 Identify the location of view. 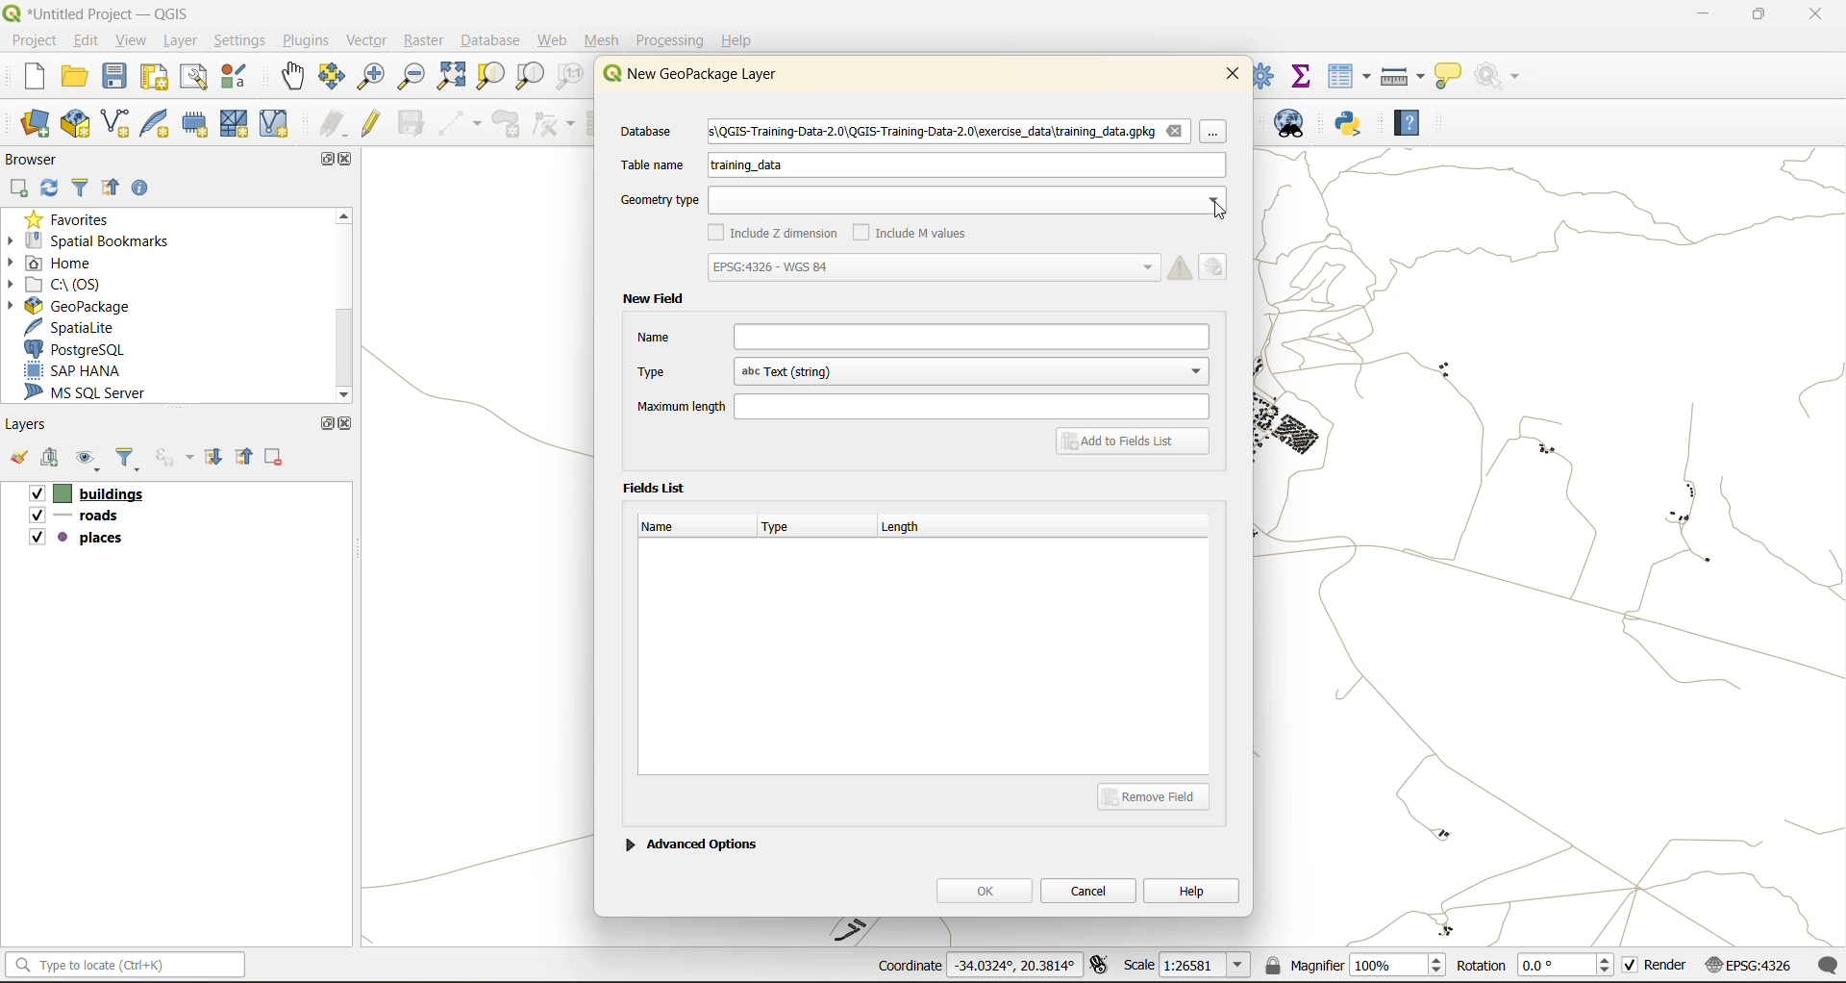
(134, 39).